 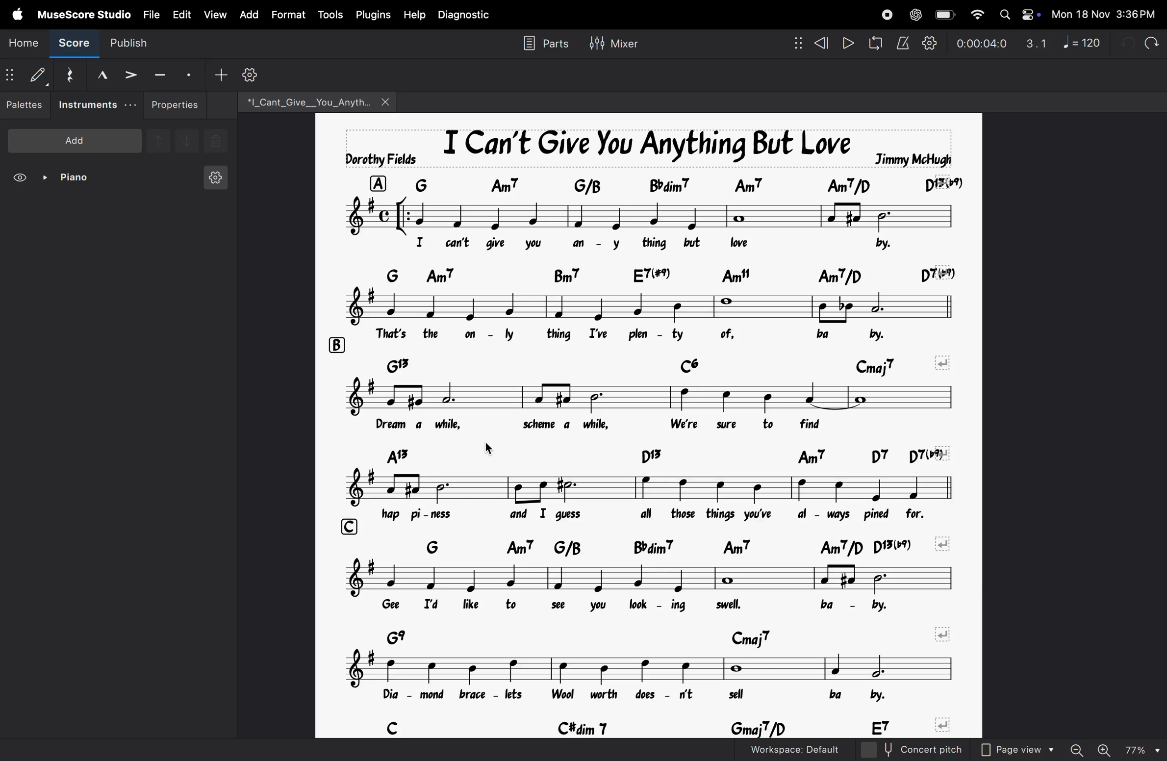 What do you see at coordinates (74, 139) in the screenshot?
I see `add` at bounding box center [74, 139].